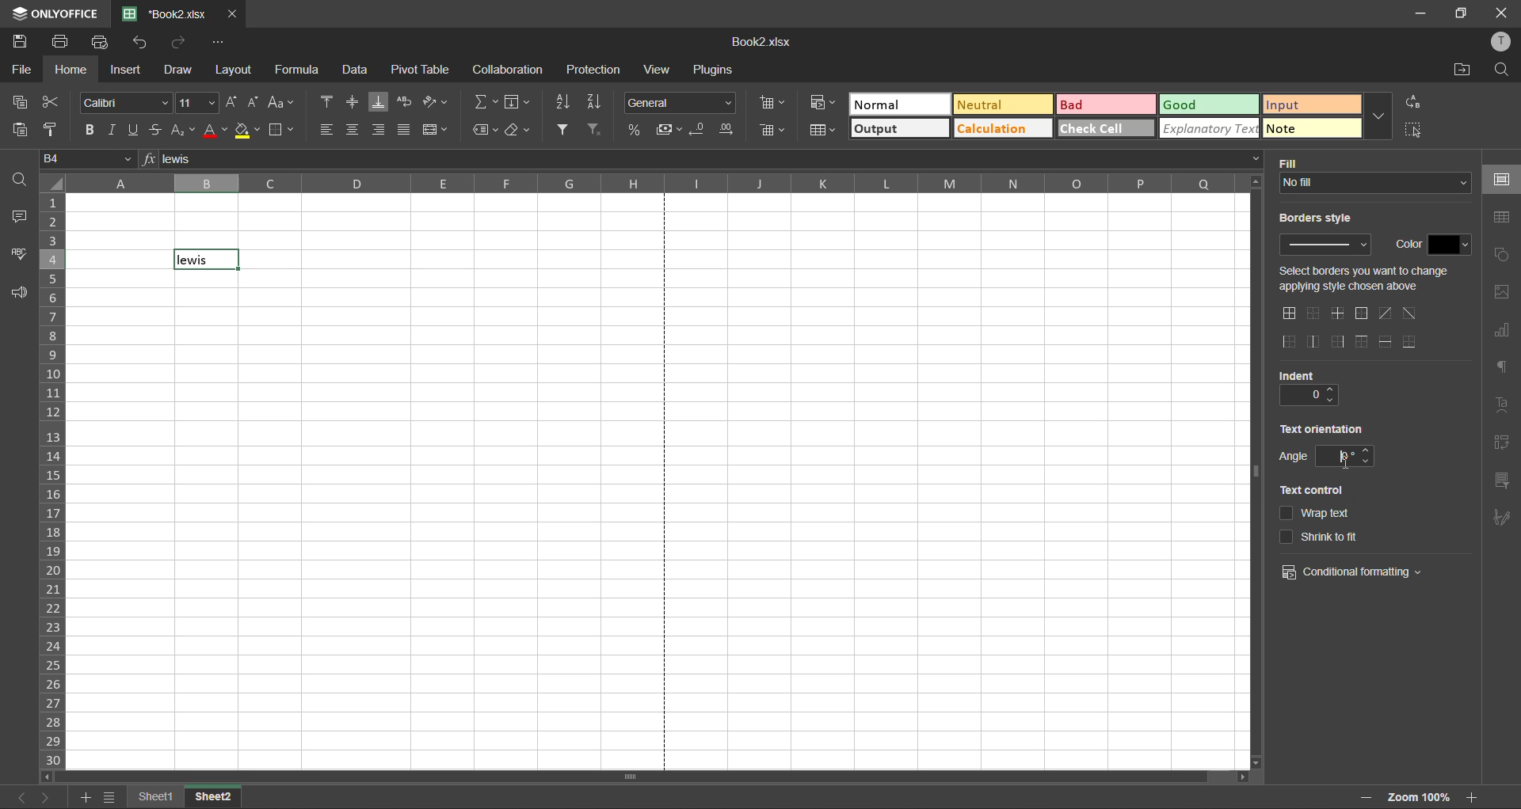  What do you see at coordinates (898, 103) in the screenshot?
I see `normal` at bounding box center [898, 103].